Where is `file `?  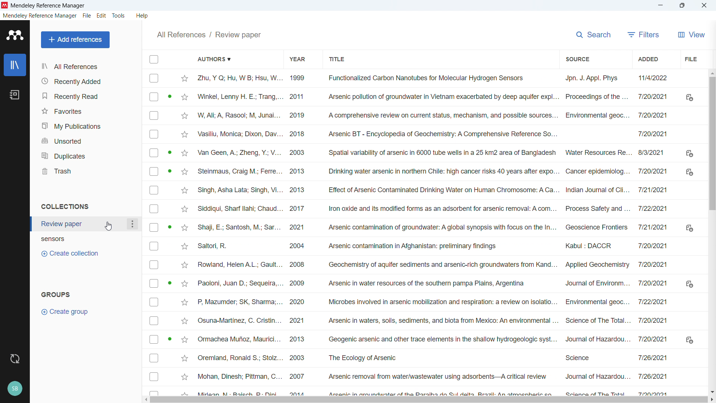
file  is located at coordinates (690, 59).